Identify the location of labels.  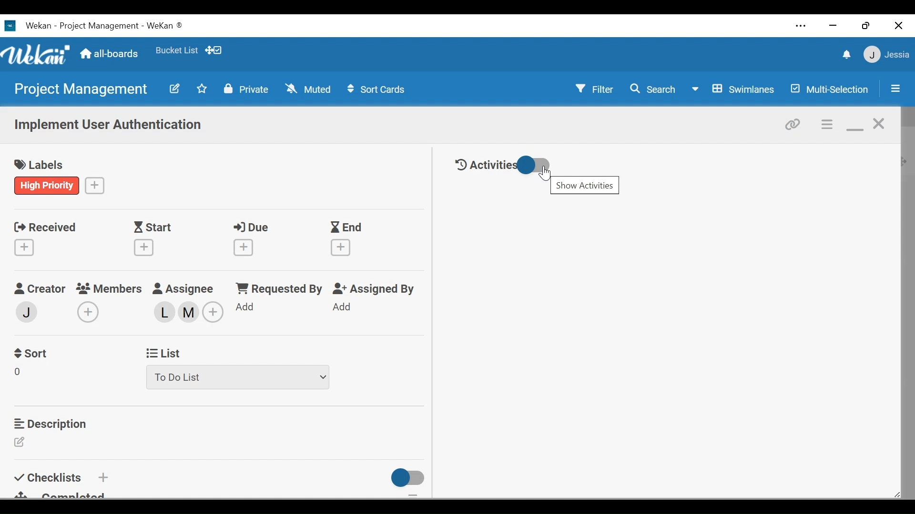
(41, 165).